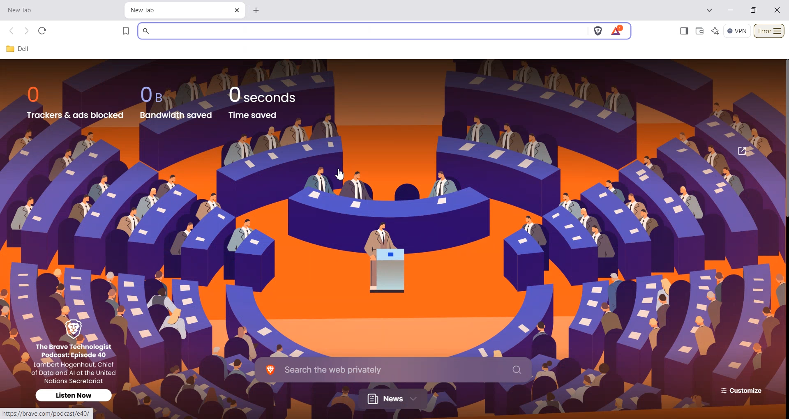 The image size is (789, 419). Describe the element at coordinates (362, 31) in the screenshot. I see `Search bar window` at that location.